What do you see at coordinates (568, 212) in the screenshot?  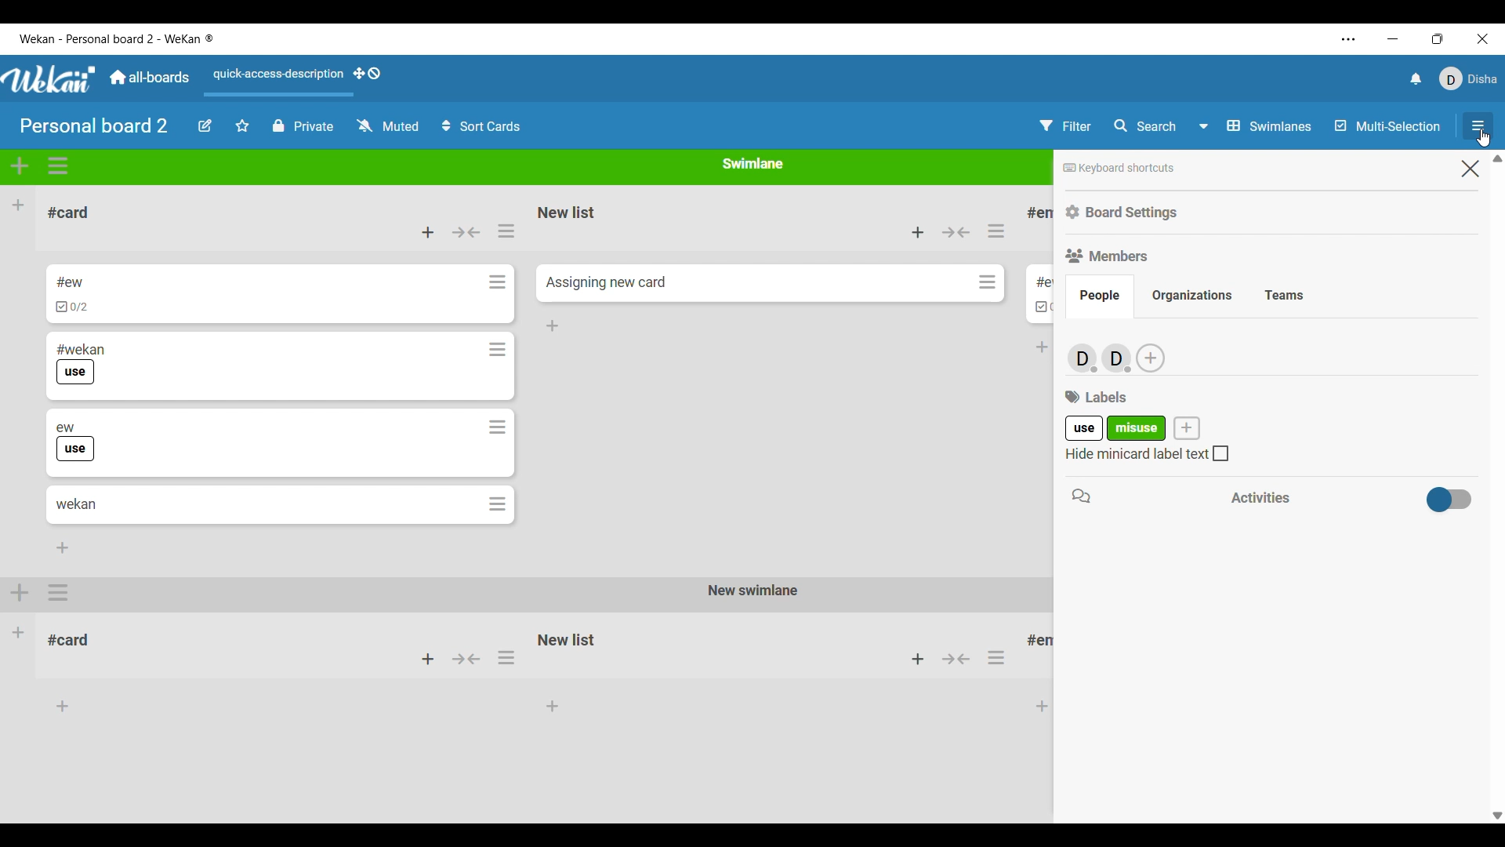 I see `List title` at bounding box center [568, 212].